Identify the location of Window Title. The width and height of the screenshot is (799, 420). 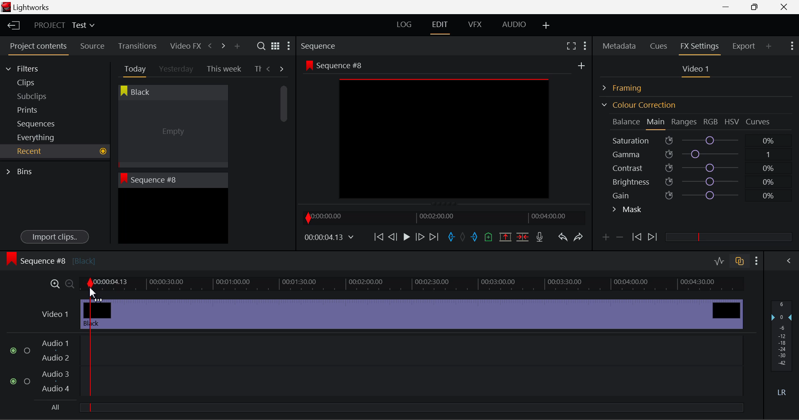
(26, 8).